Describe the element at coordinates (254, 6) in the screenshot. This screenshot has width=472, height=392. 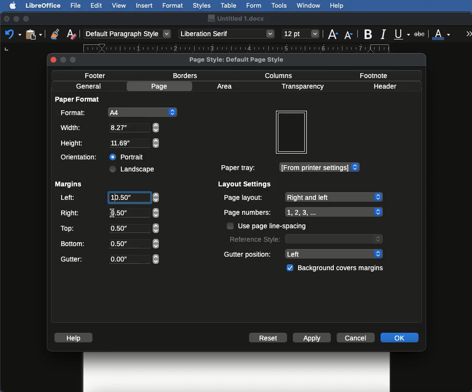
I see `Form` at that location.